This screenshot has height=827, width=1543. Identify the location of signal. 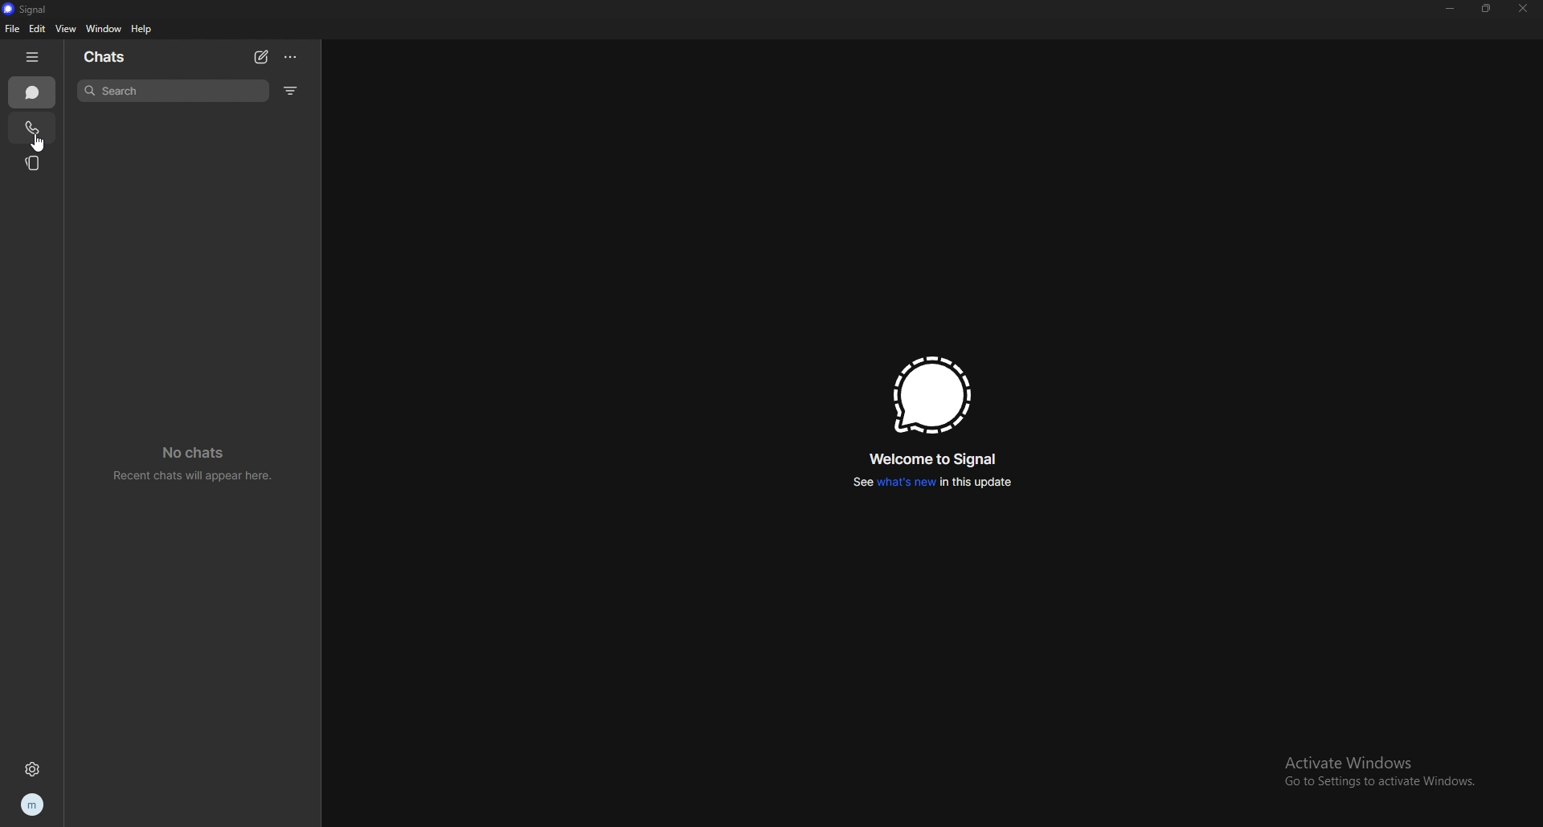
(933, 395).